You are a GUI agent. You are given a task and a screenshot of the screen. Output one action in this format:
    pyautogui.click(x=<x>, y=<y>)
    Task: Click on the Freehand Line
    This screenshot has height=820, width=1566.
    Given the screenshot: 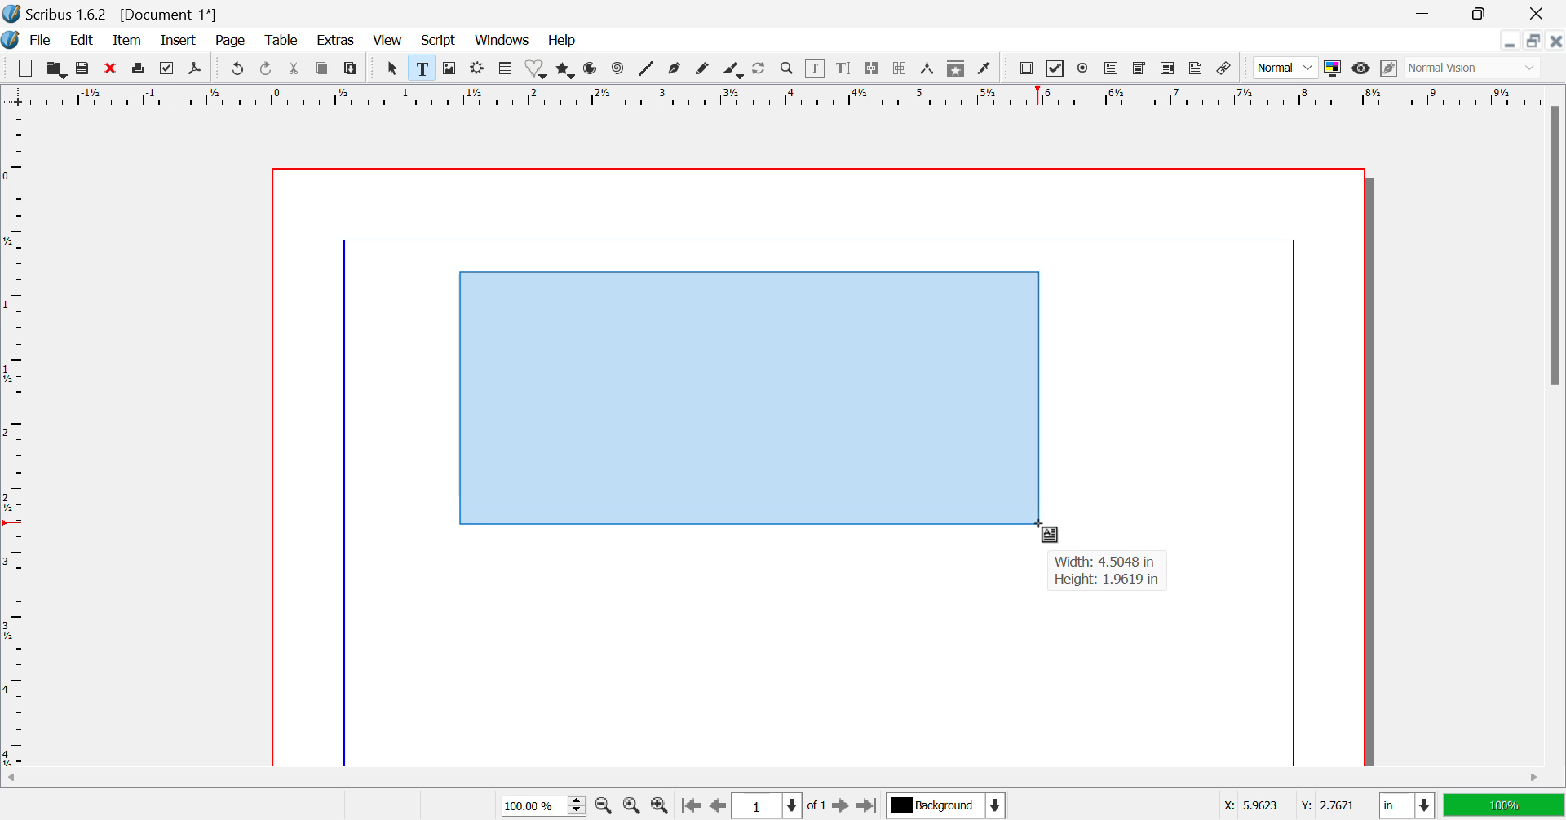 What is the action you would take?
    pyautogui.click(x=703, y=72)
    